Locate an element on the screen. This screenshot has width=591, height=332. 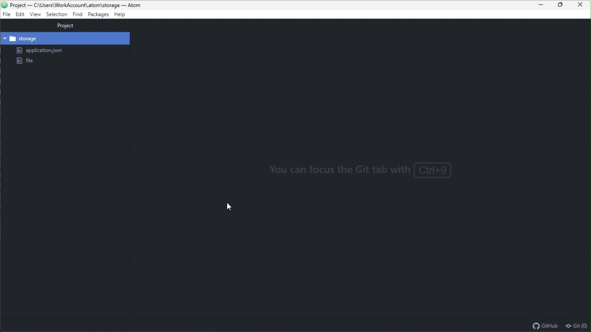
Mouse pointer is located at coordinates (228, 207).